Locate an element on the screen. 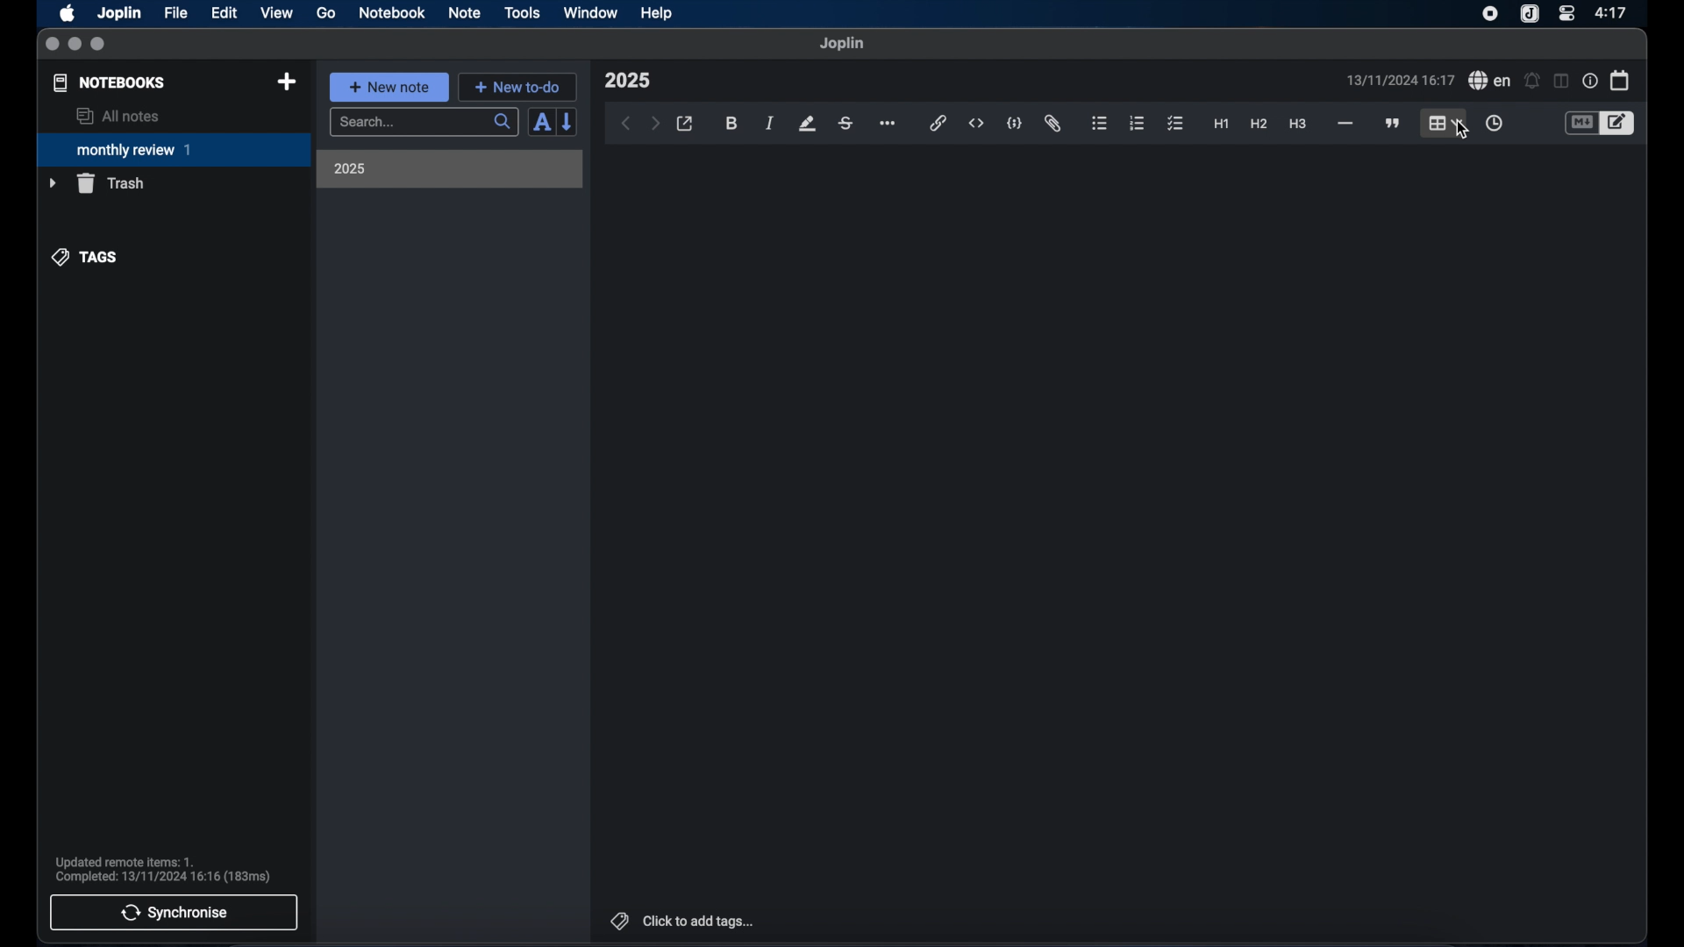 The width and height of the screenshot is (1684, 947). back is located at coordinates (626, 124).